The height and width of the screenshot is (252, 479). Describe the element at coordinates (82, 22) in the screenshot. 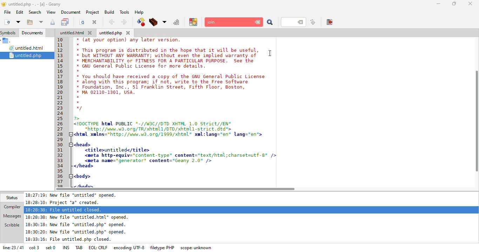

I see `reload` at that location.